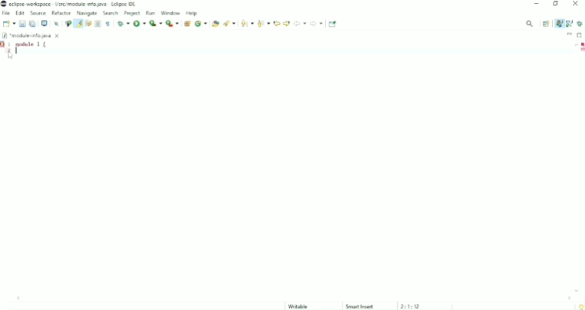 This screenshot has height=310, width=585. I want to click on Markers, so click(4, 44).